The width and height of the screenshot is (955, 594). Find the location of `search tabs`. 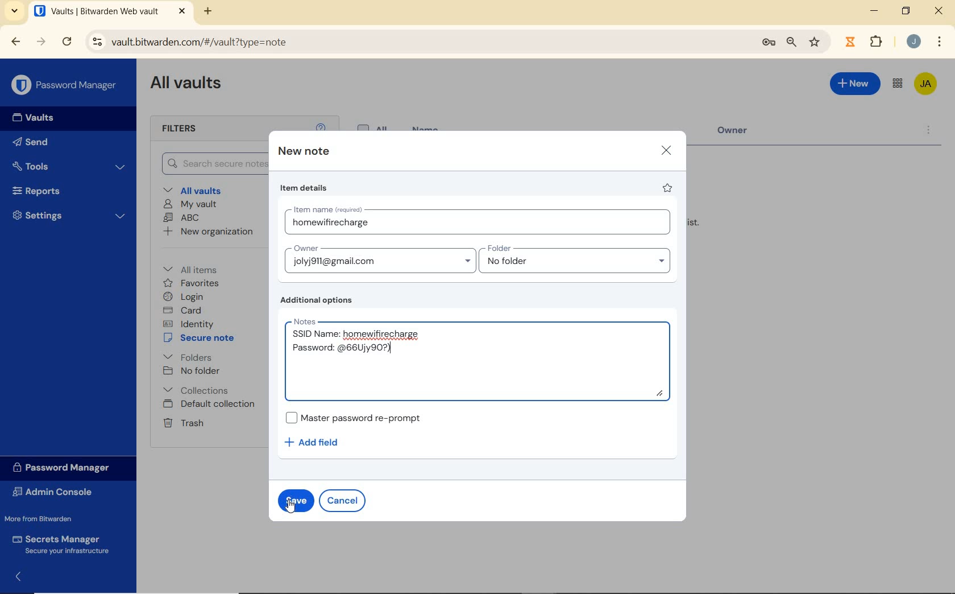

search tabs is located at coordinates (16, 13).